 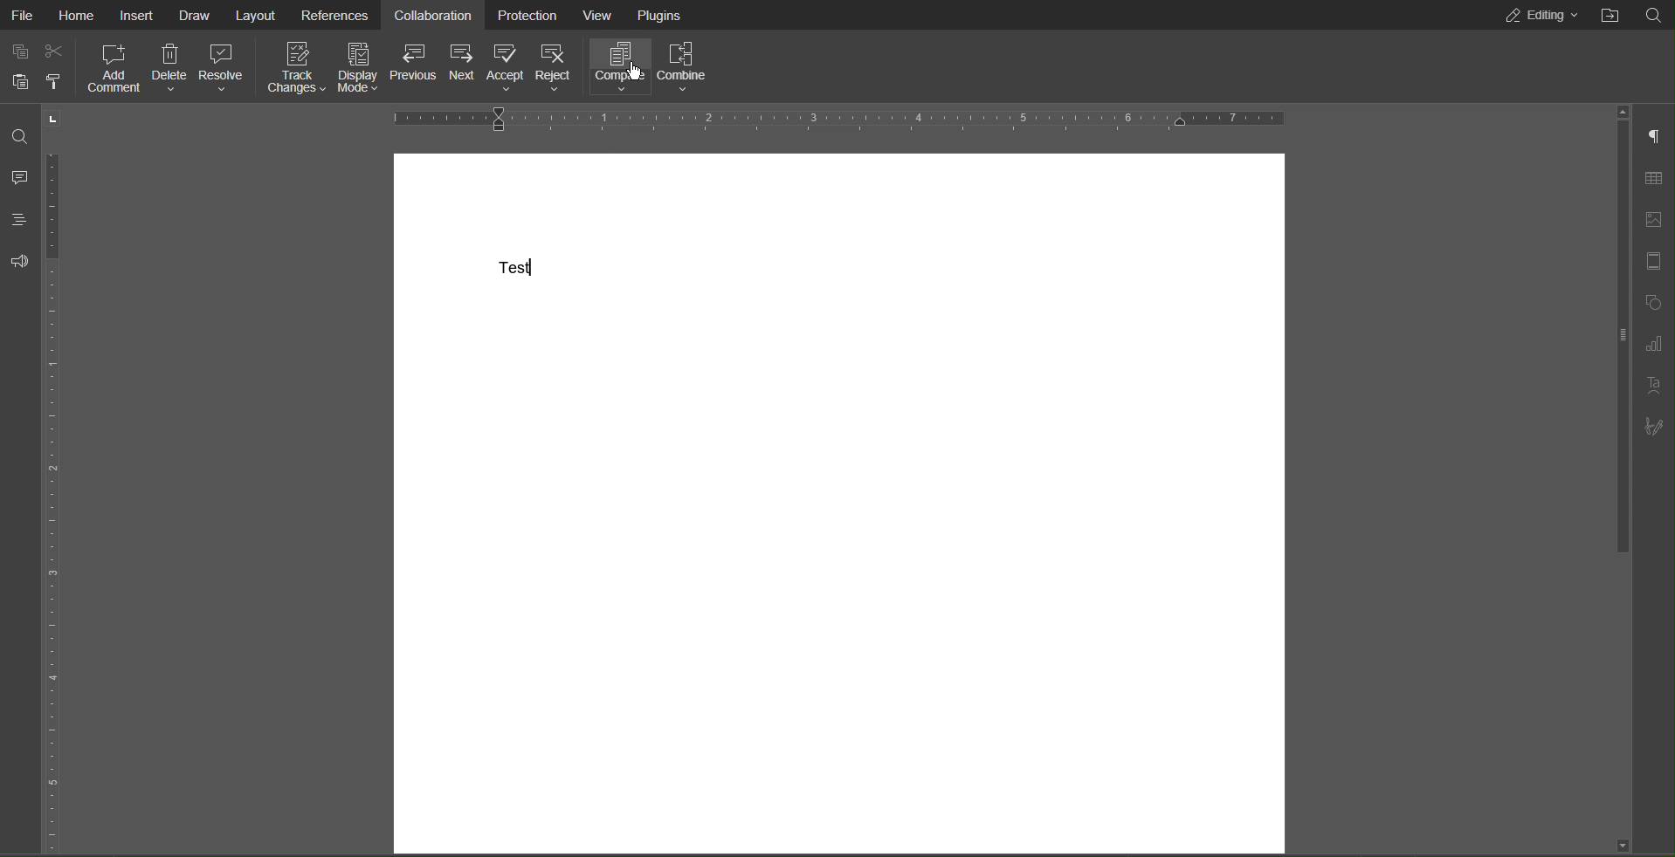 What do you see at coordinates (56, 50) in the screenshot?
I see `Cut` at bounding box center [56, 50].